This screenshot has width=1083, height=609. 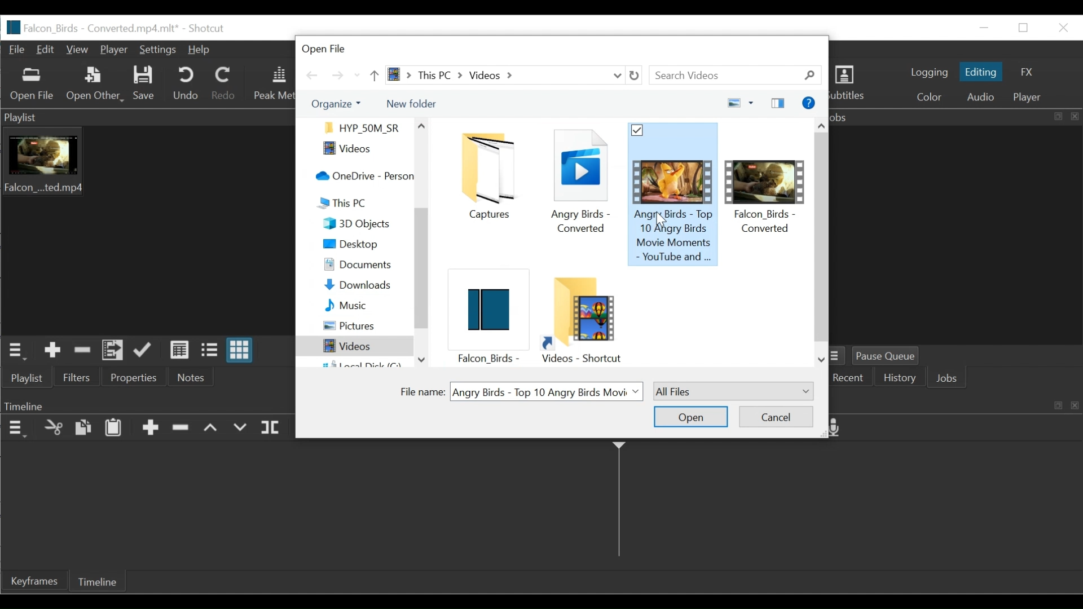 What do you see at coordinates (185, 83) in the screenshot?
I see `Undo` at bounding box center [185, 83].